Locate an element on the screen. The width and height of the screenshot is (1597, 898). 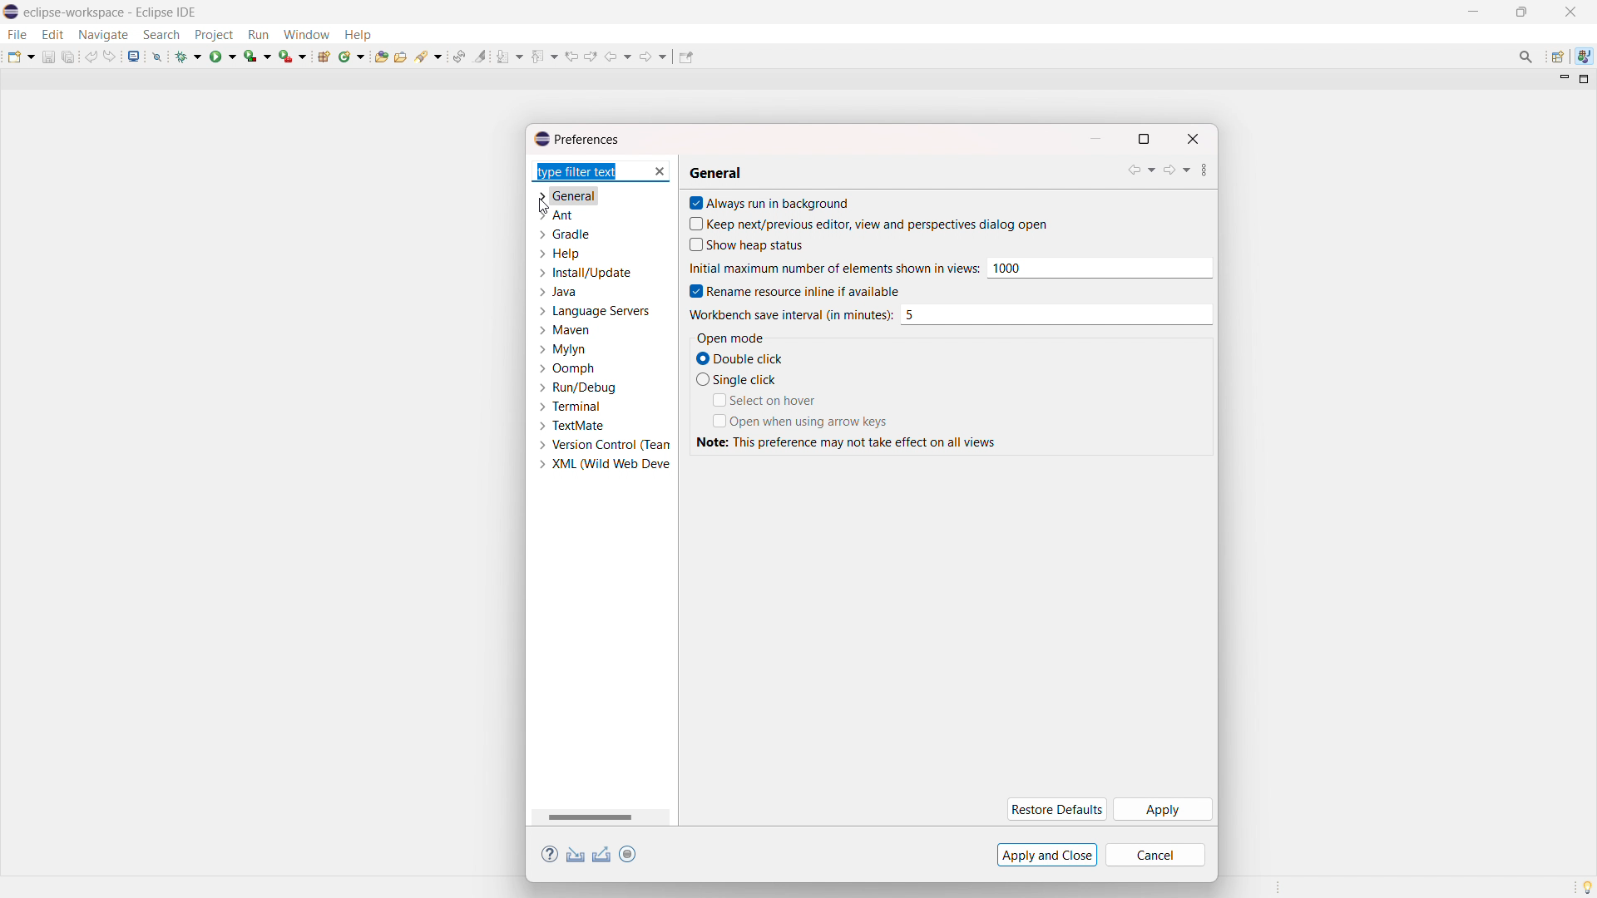
initial maximum number of elements shown in views is located at coordinates (1098, 268).